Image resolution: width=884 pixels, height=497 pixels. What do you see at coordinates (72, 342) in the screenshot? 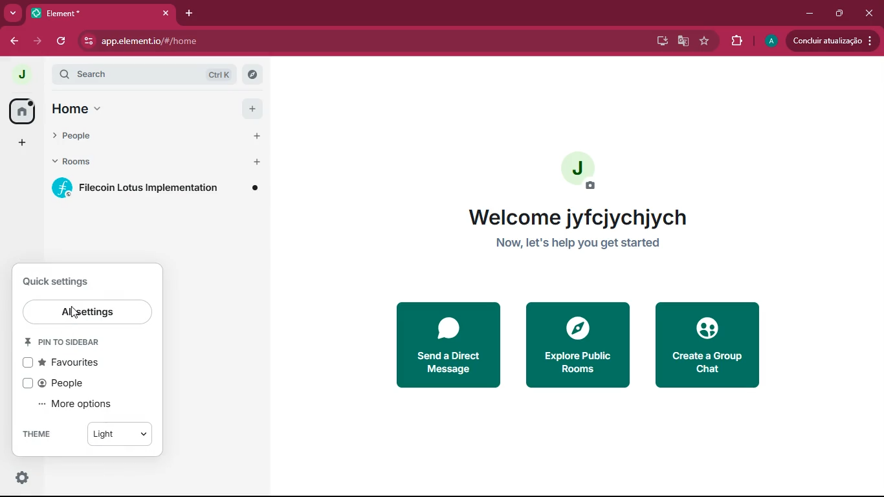
I see `pin to sidebar` at bounding box center [72, 342].